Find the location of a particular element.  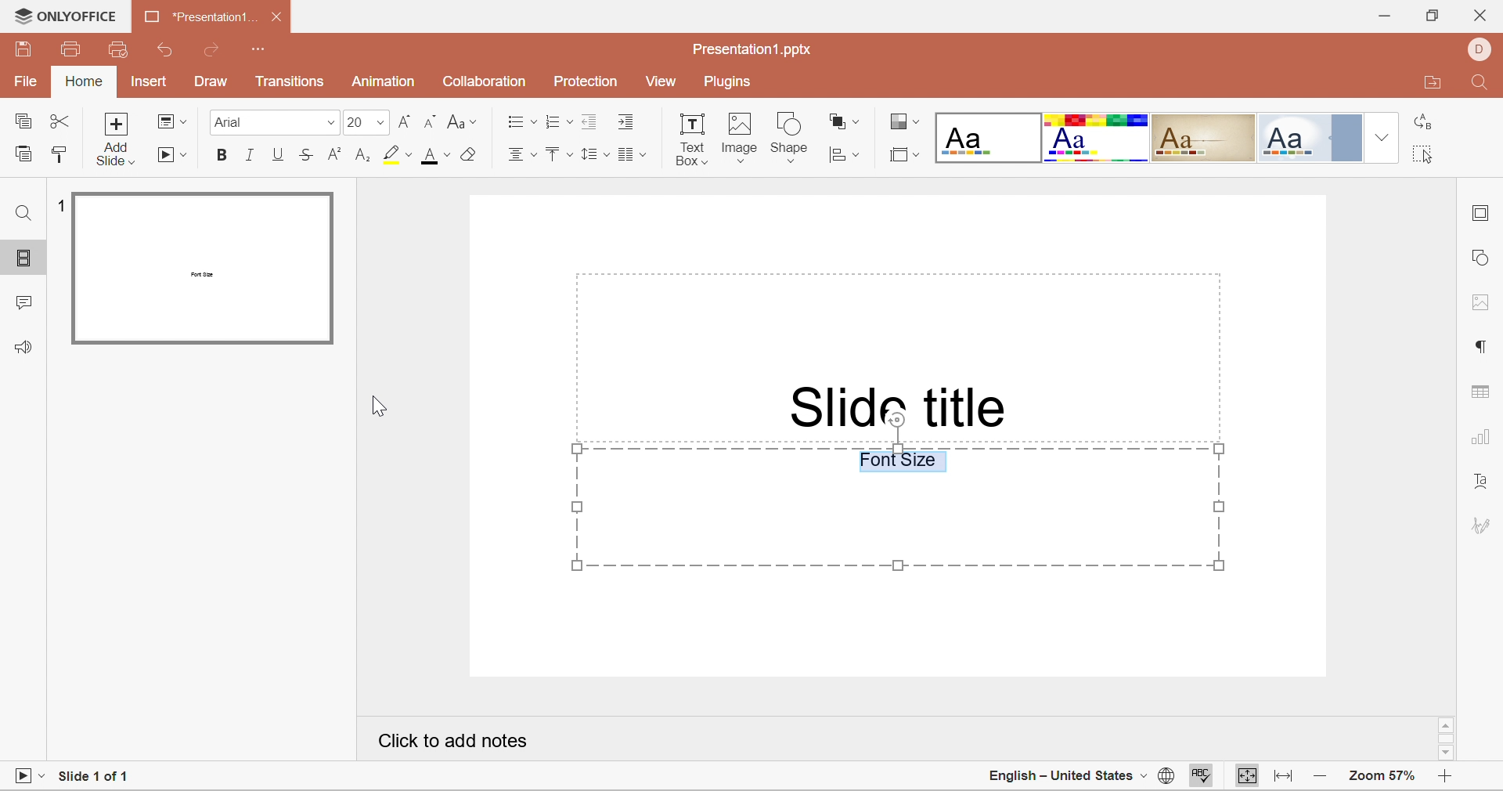

Subscript is located at coordinates (361, 157).